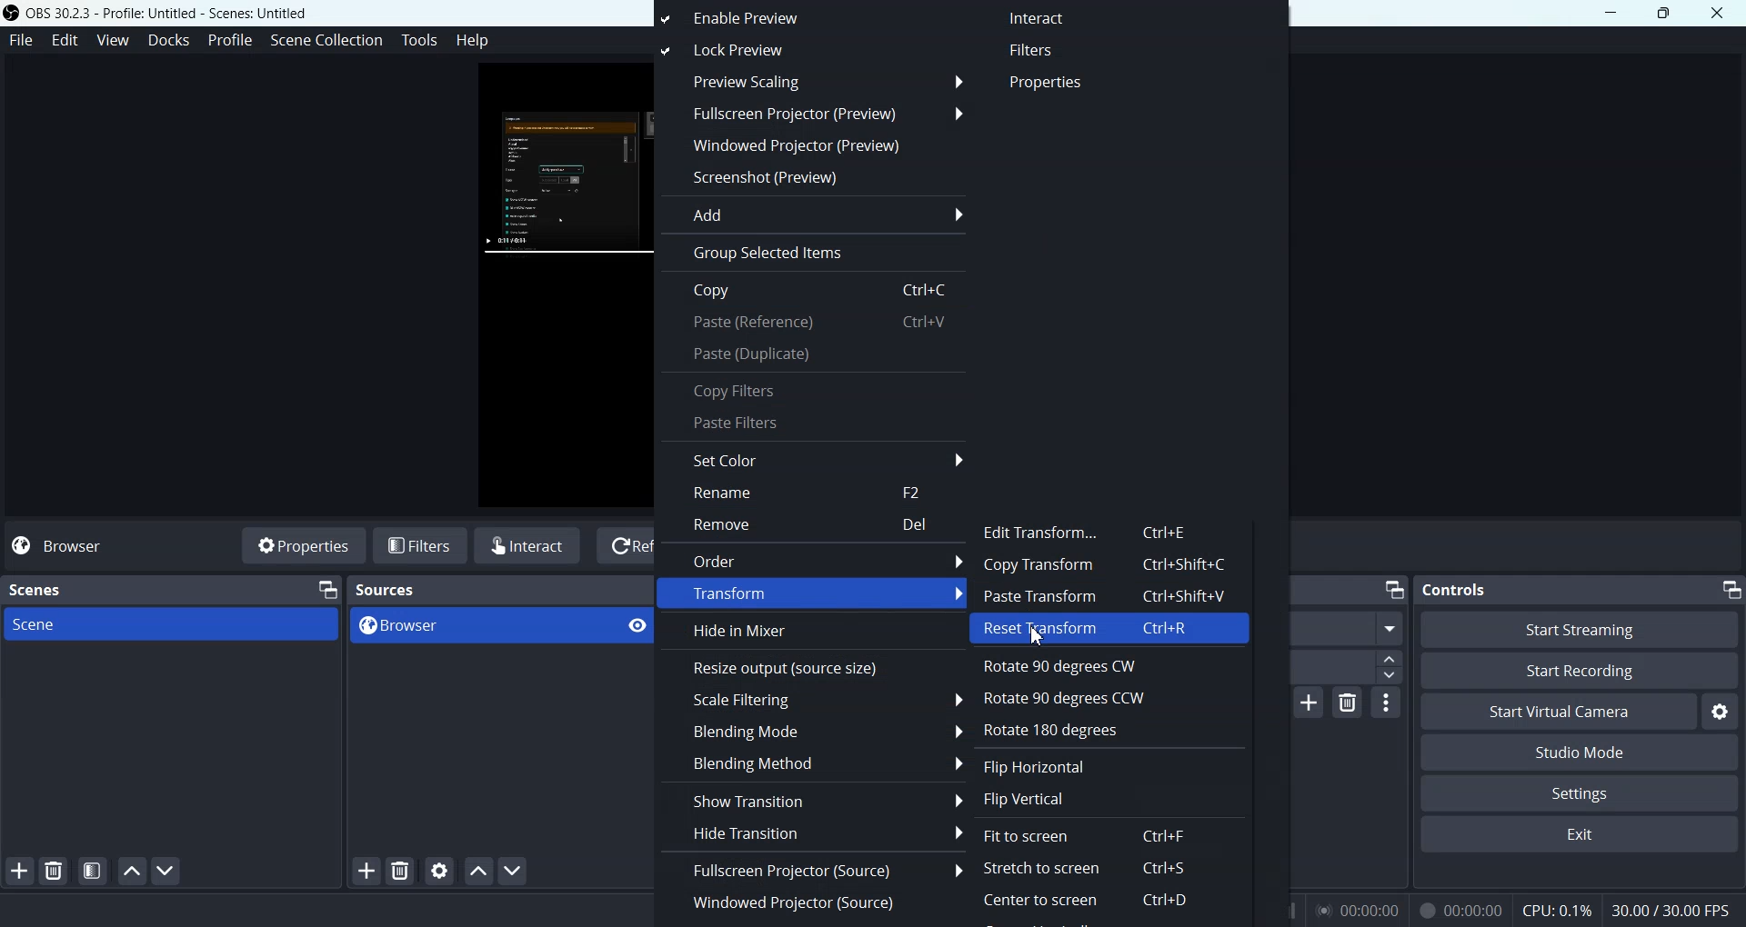 This screenshot has width=1746, height=927. What do you see at coordinates (20, 39) in the screenshot?
I see `File` at bounding box center [20, 39].